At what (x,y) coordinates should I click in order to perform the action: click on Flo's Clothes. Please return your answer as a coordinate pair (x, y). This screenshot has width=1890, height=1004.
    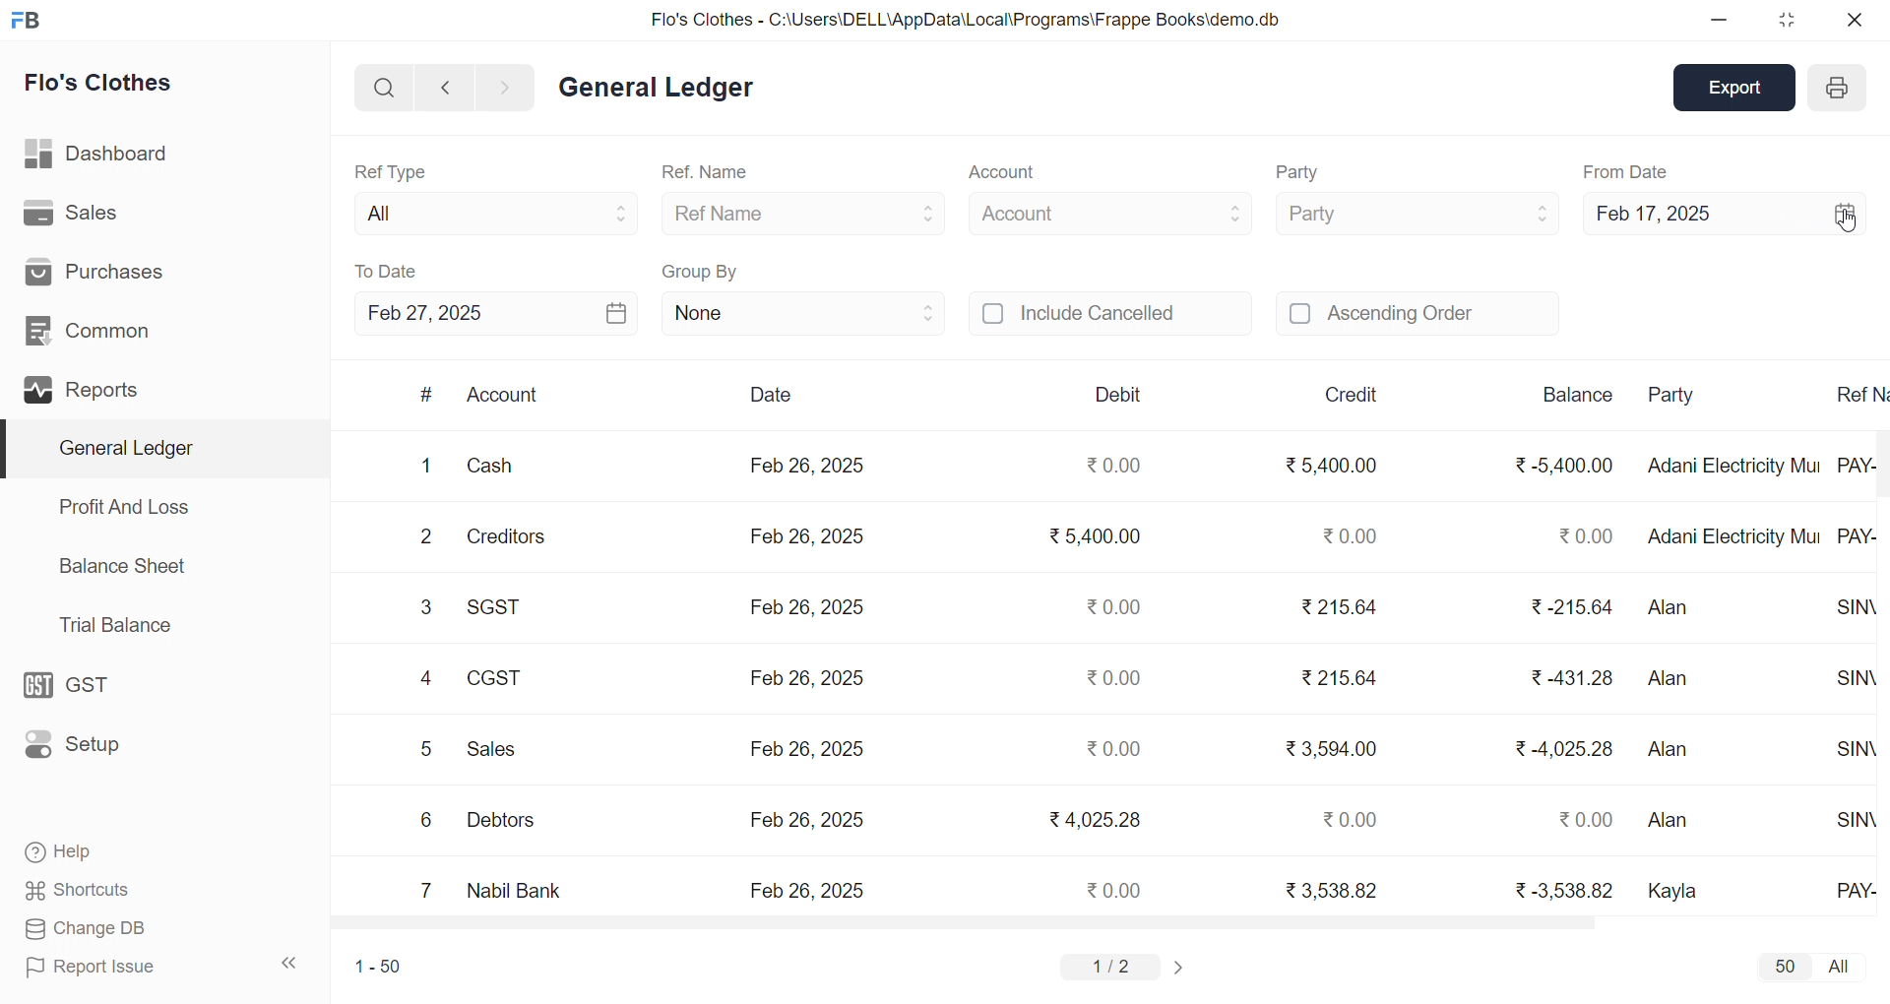
    Looking at the image, I should click on (99, 83).